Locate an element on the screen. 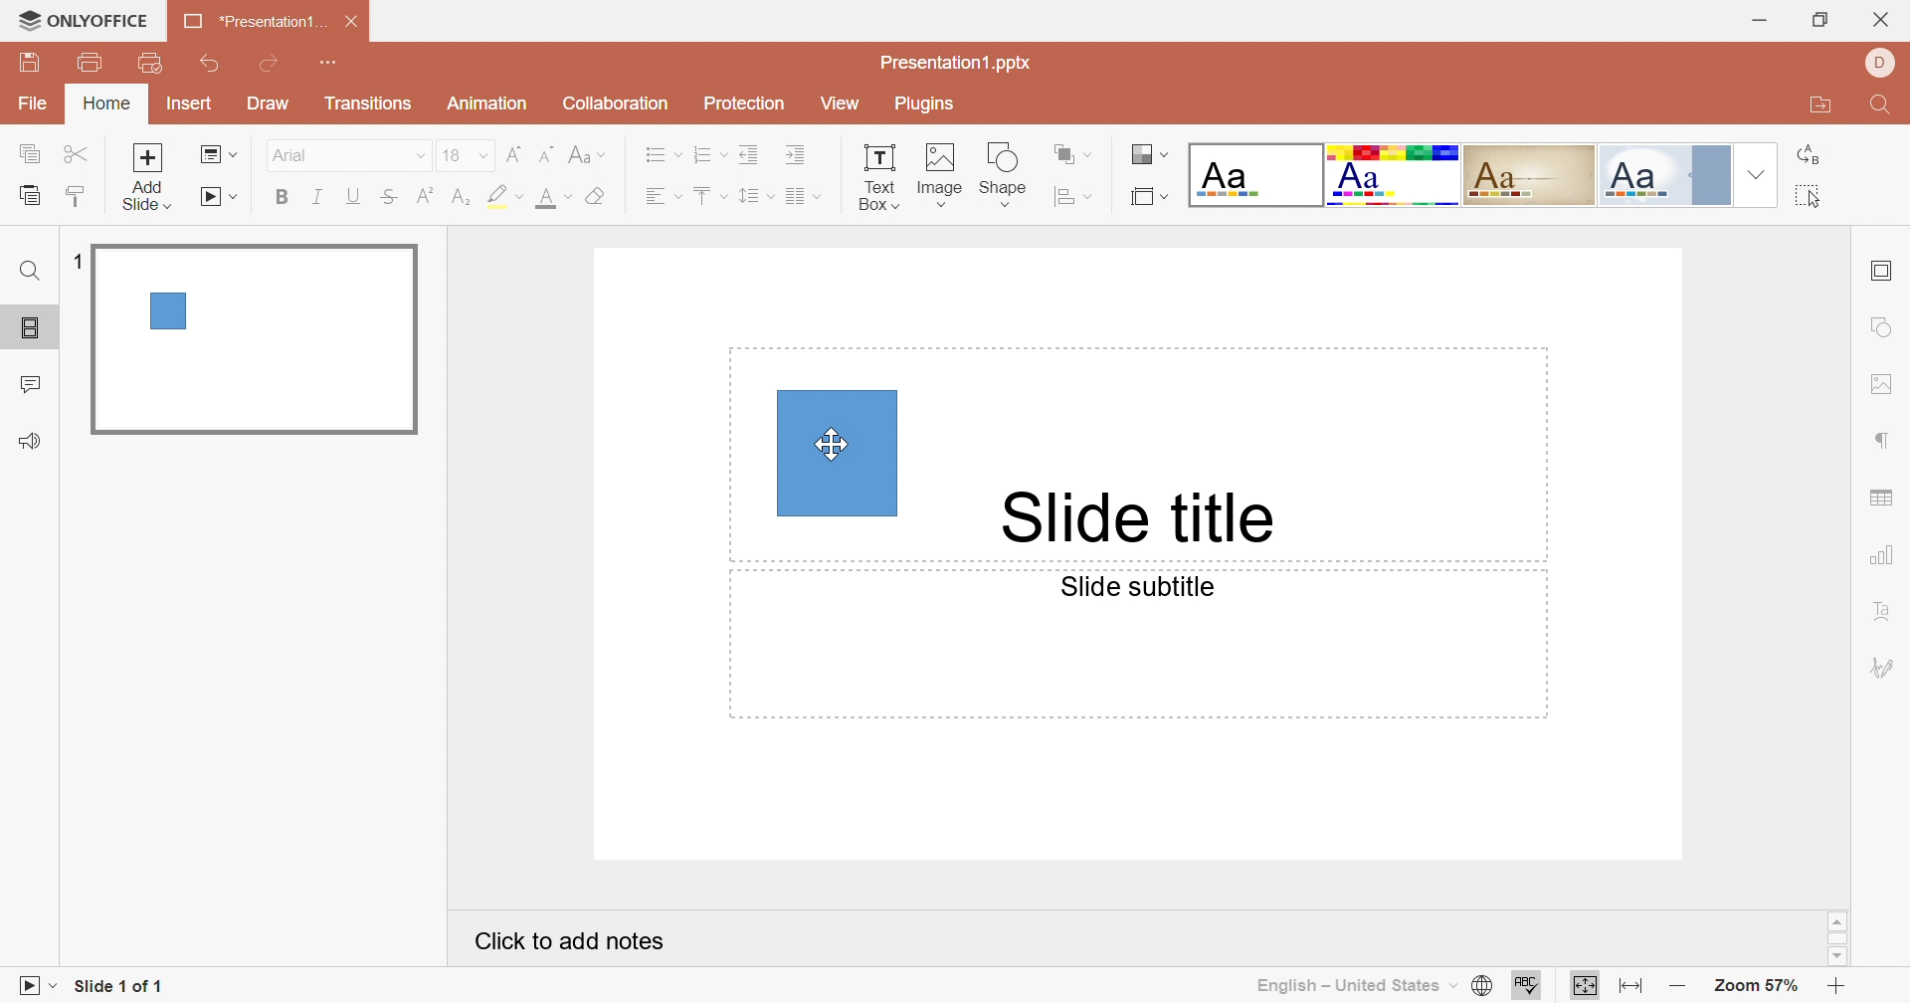 The height and width of the screenshot is (1003, 1910). Align shape is located at coordinates (1073, 198).